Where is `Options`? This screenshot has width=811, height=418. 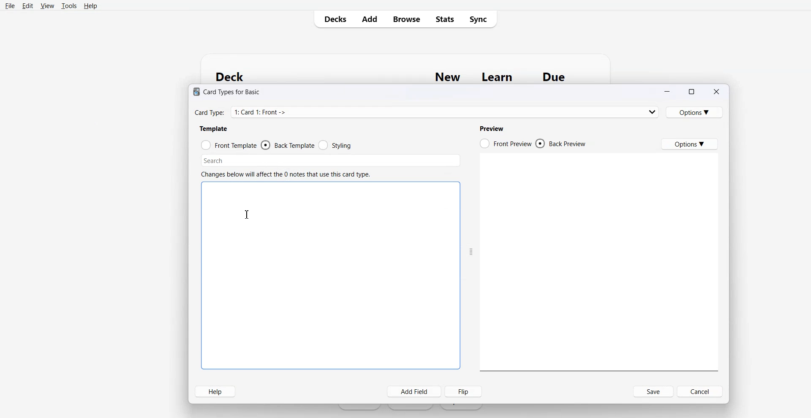 Options is located at coordinates (694, 112).